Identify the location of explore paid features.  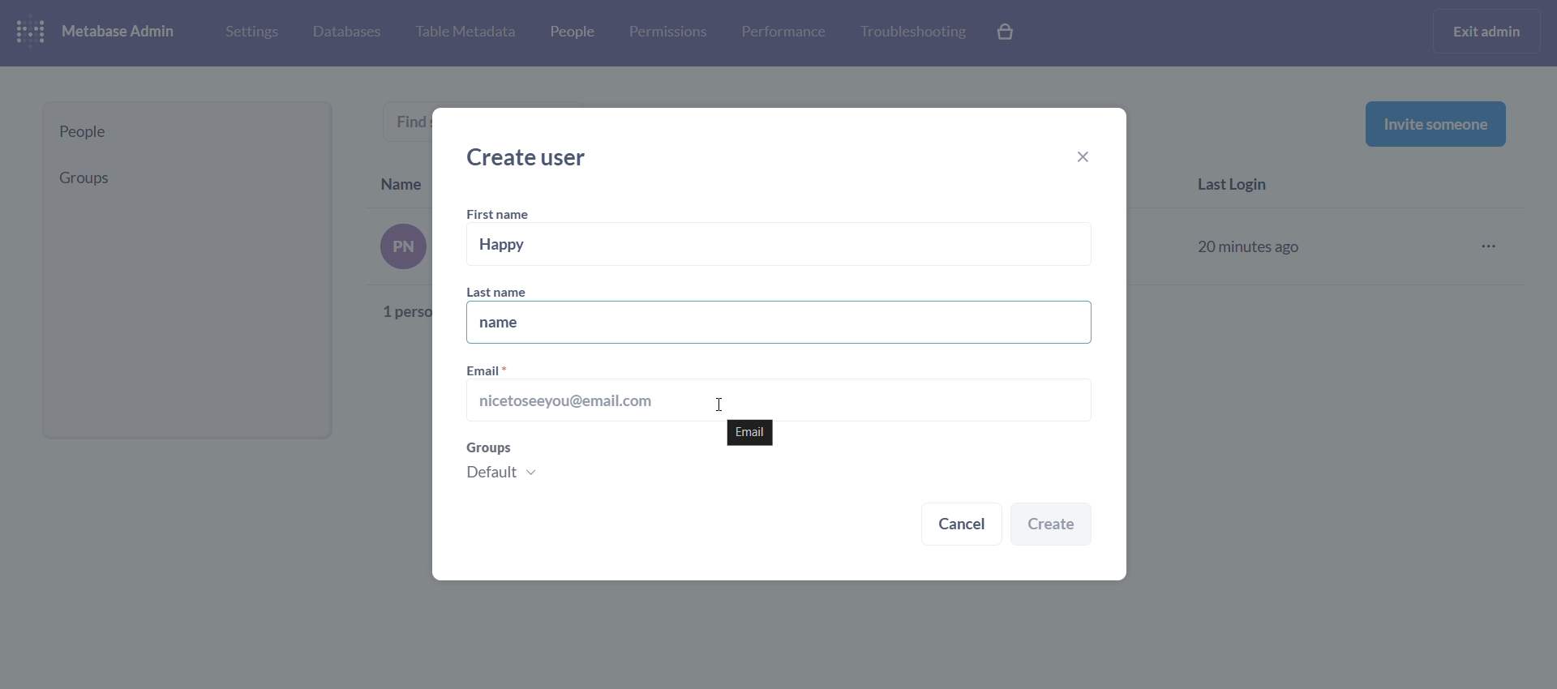
(1007, 33).